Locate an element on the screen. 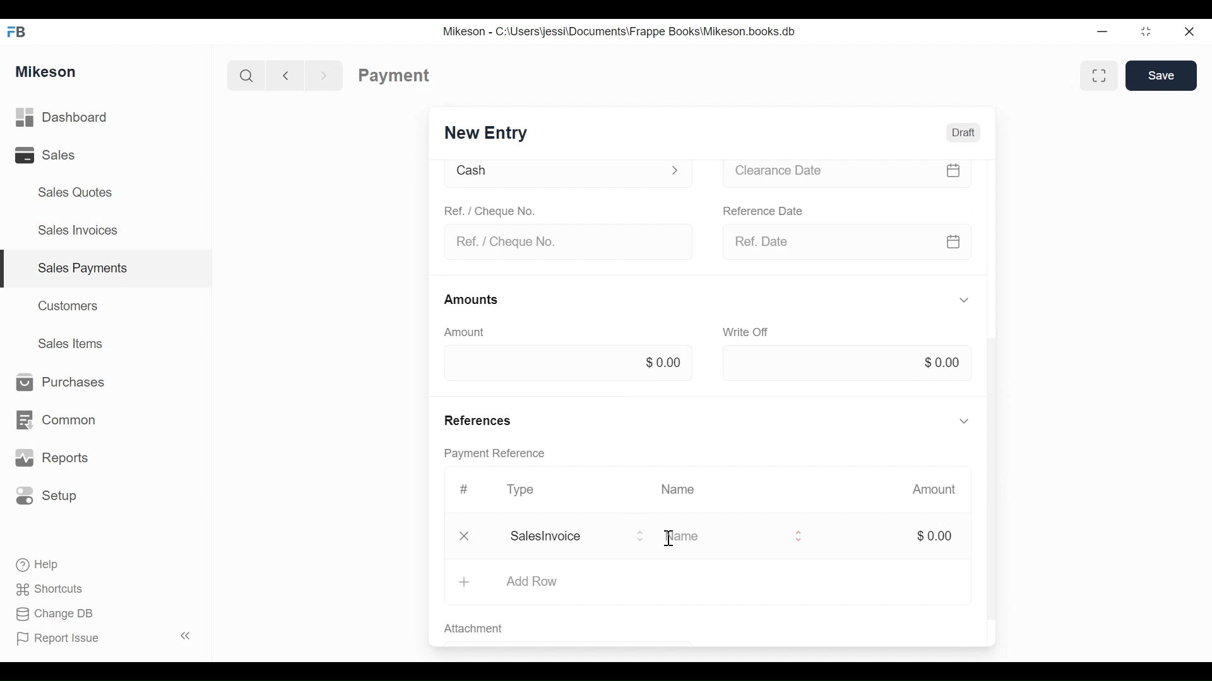  Forward is located at coordinates (328, 74).